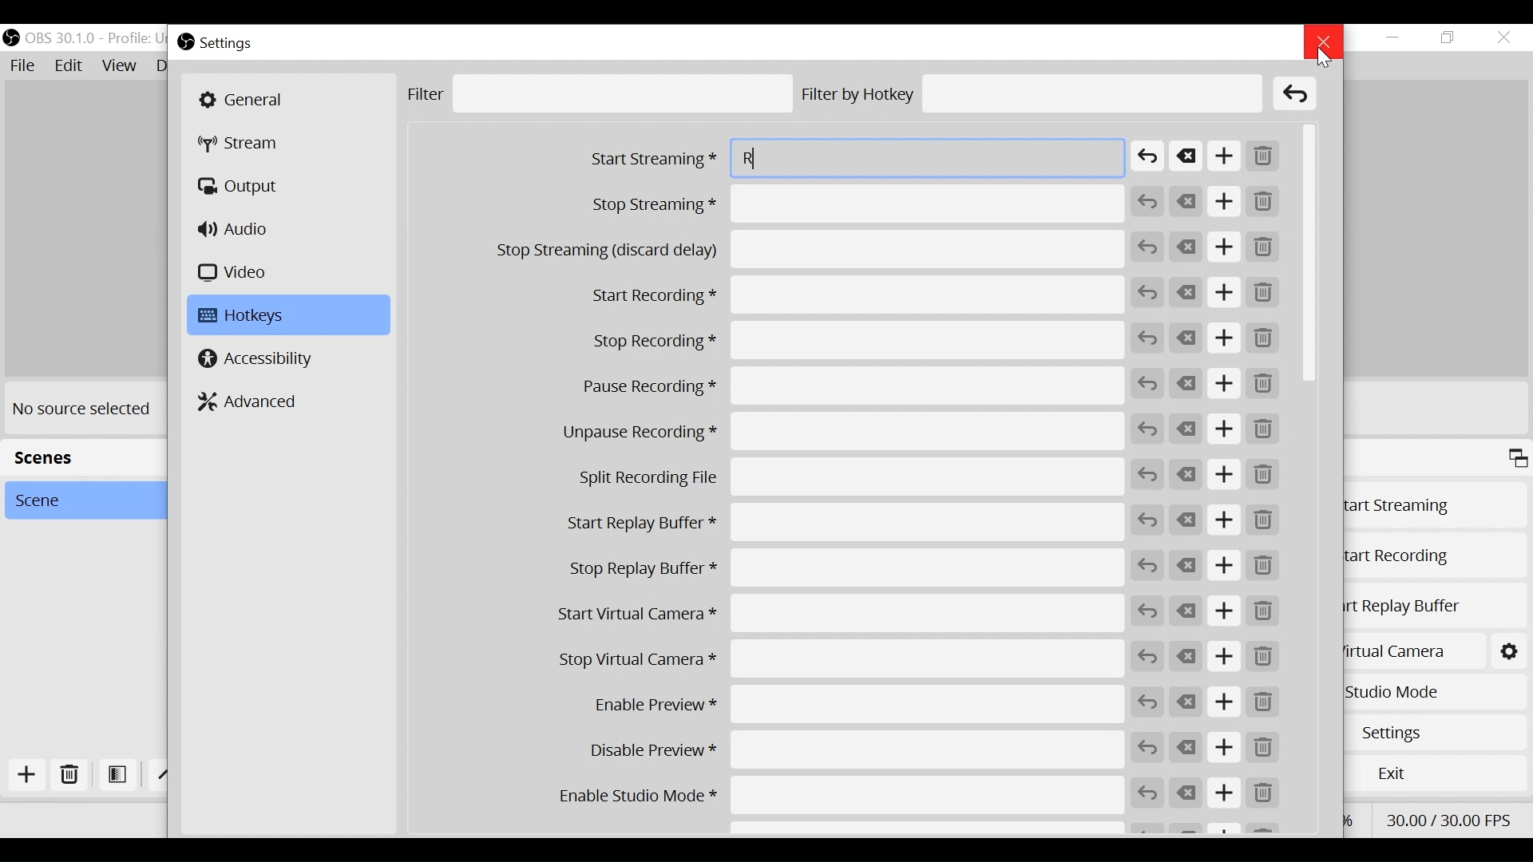 The width and height of the screenshot is (1533, 862). What do you see at coordinates (1517, 460) in the screenshot?
I see `Maximize` at bounding box center [1517, 460].